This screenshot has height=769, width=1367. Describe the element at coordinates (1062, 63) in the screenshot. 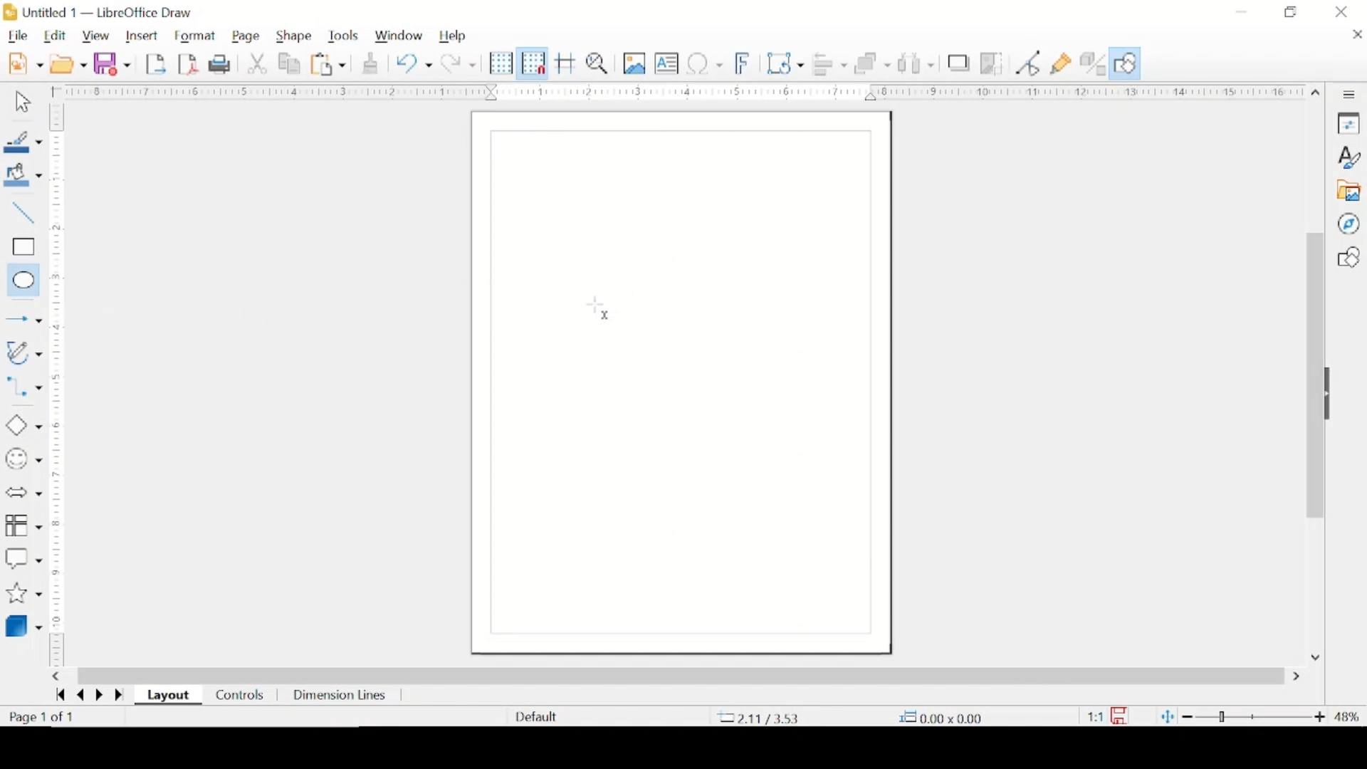

I see `show gluepoint functions` at that location.